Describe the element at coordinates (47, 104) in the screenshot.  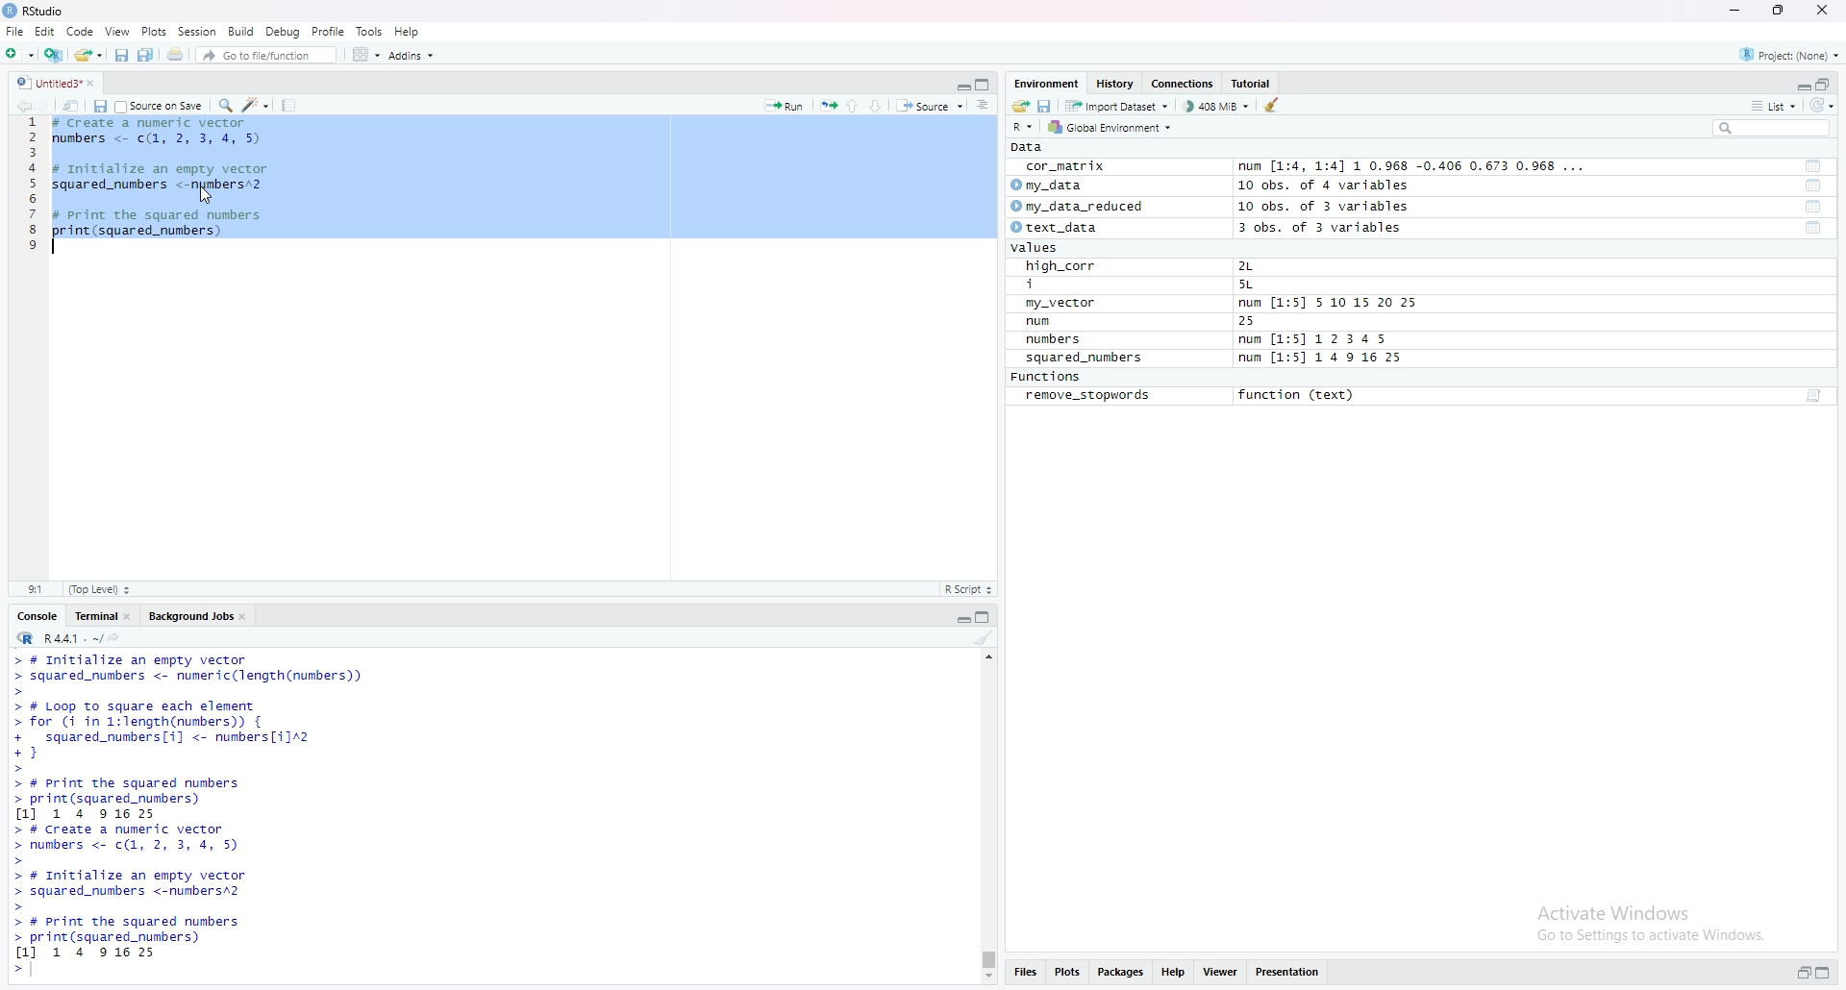
I see `move forward` at that location.